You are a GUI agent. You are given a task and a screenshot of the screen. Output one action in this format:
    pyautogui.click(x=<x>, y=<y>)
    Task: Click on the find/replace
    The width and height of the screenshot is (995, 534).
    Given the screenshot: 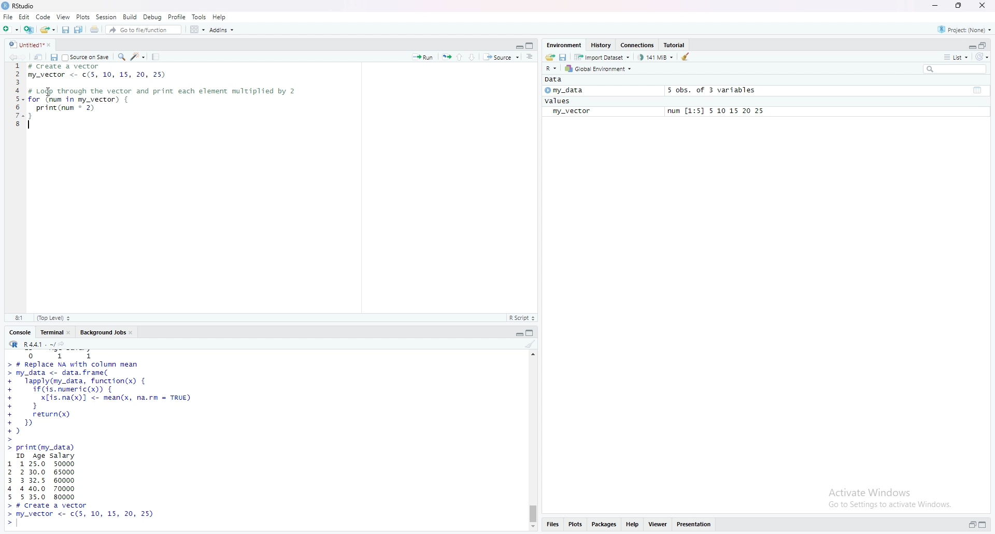 What is the action you would take?
    pyautogui.click(x=122, y=57)
    